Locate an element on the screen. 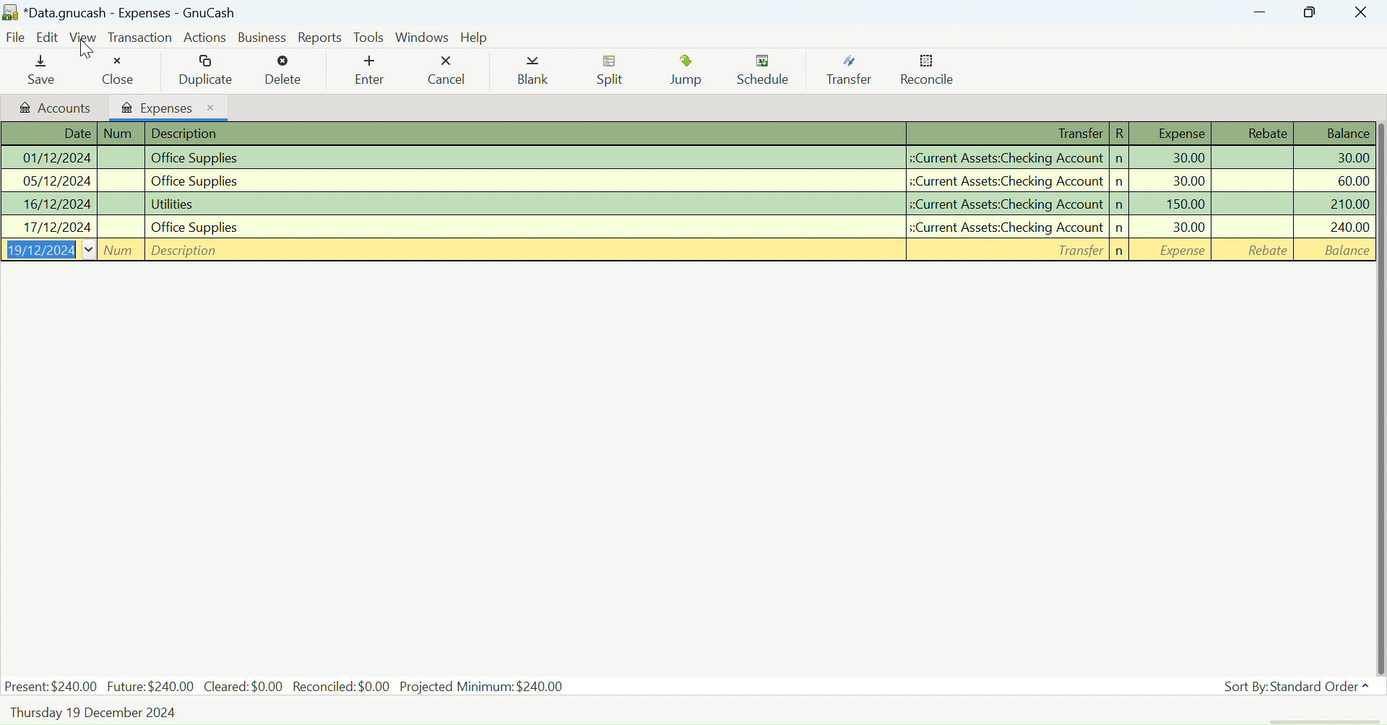  Tools is located at coordinates (368, 36).